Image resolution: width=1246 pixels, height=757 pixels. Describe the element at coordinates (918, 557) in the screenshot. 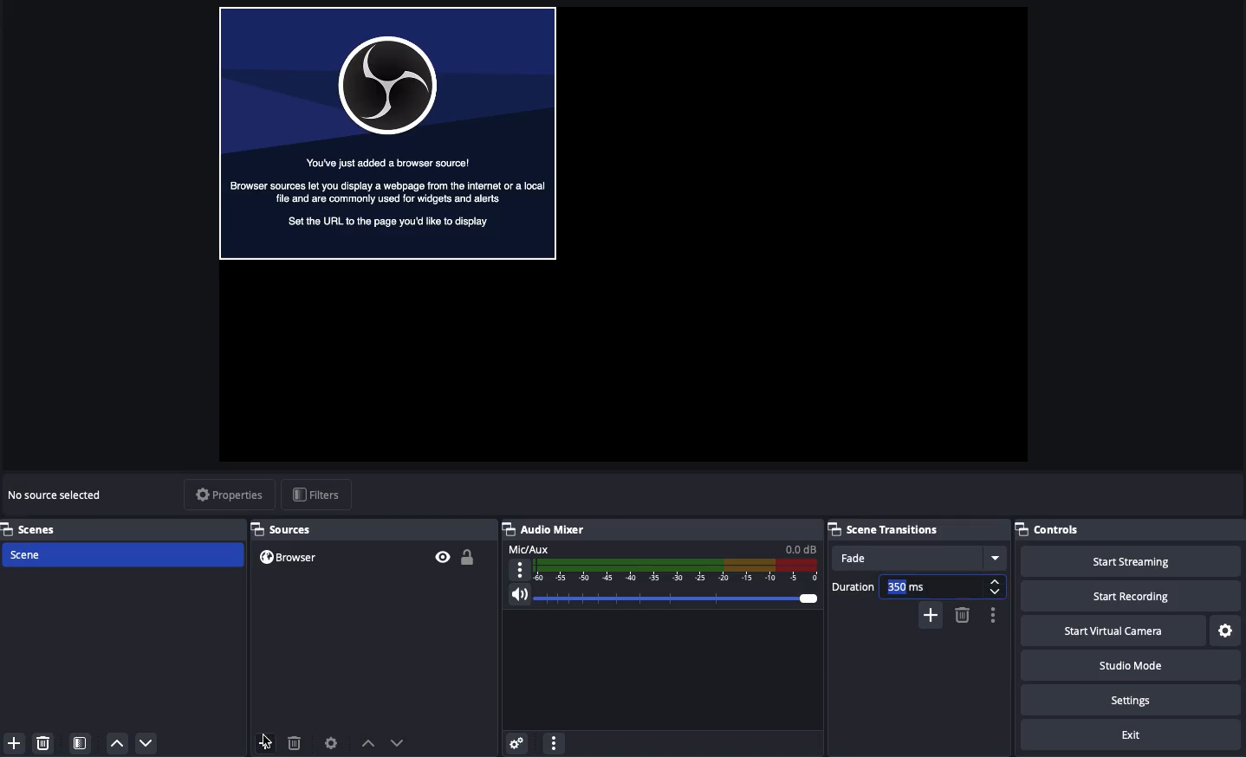

I see `Fade` at that location.